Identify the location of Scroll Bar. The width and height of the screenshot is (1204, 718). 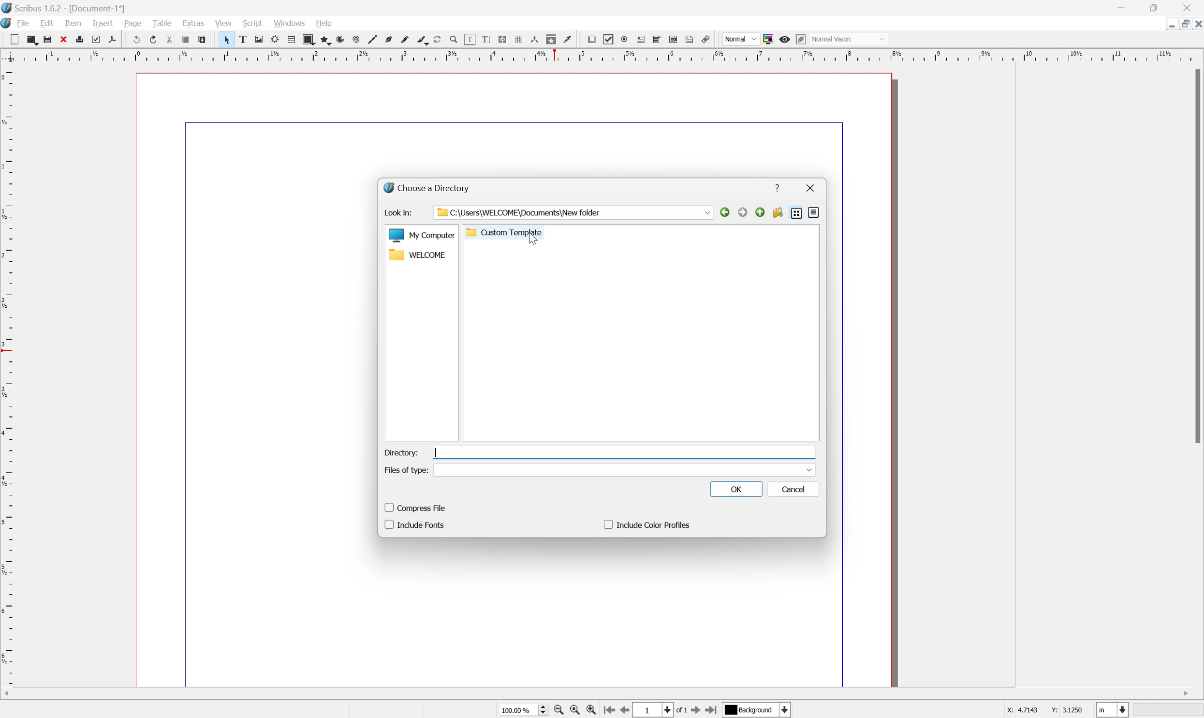
(1196, 255).